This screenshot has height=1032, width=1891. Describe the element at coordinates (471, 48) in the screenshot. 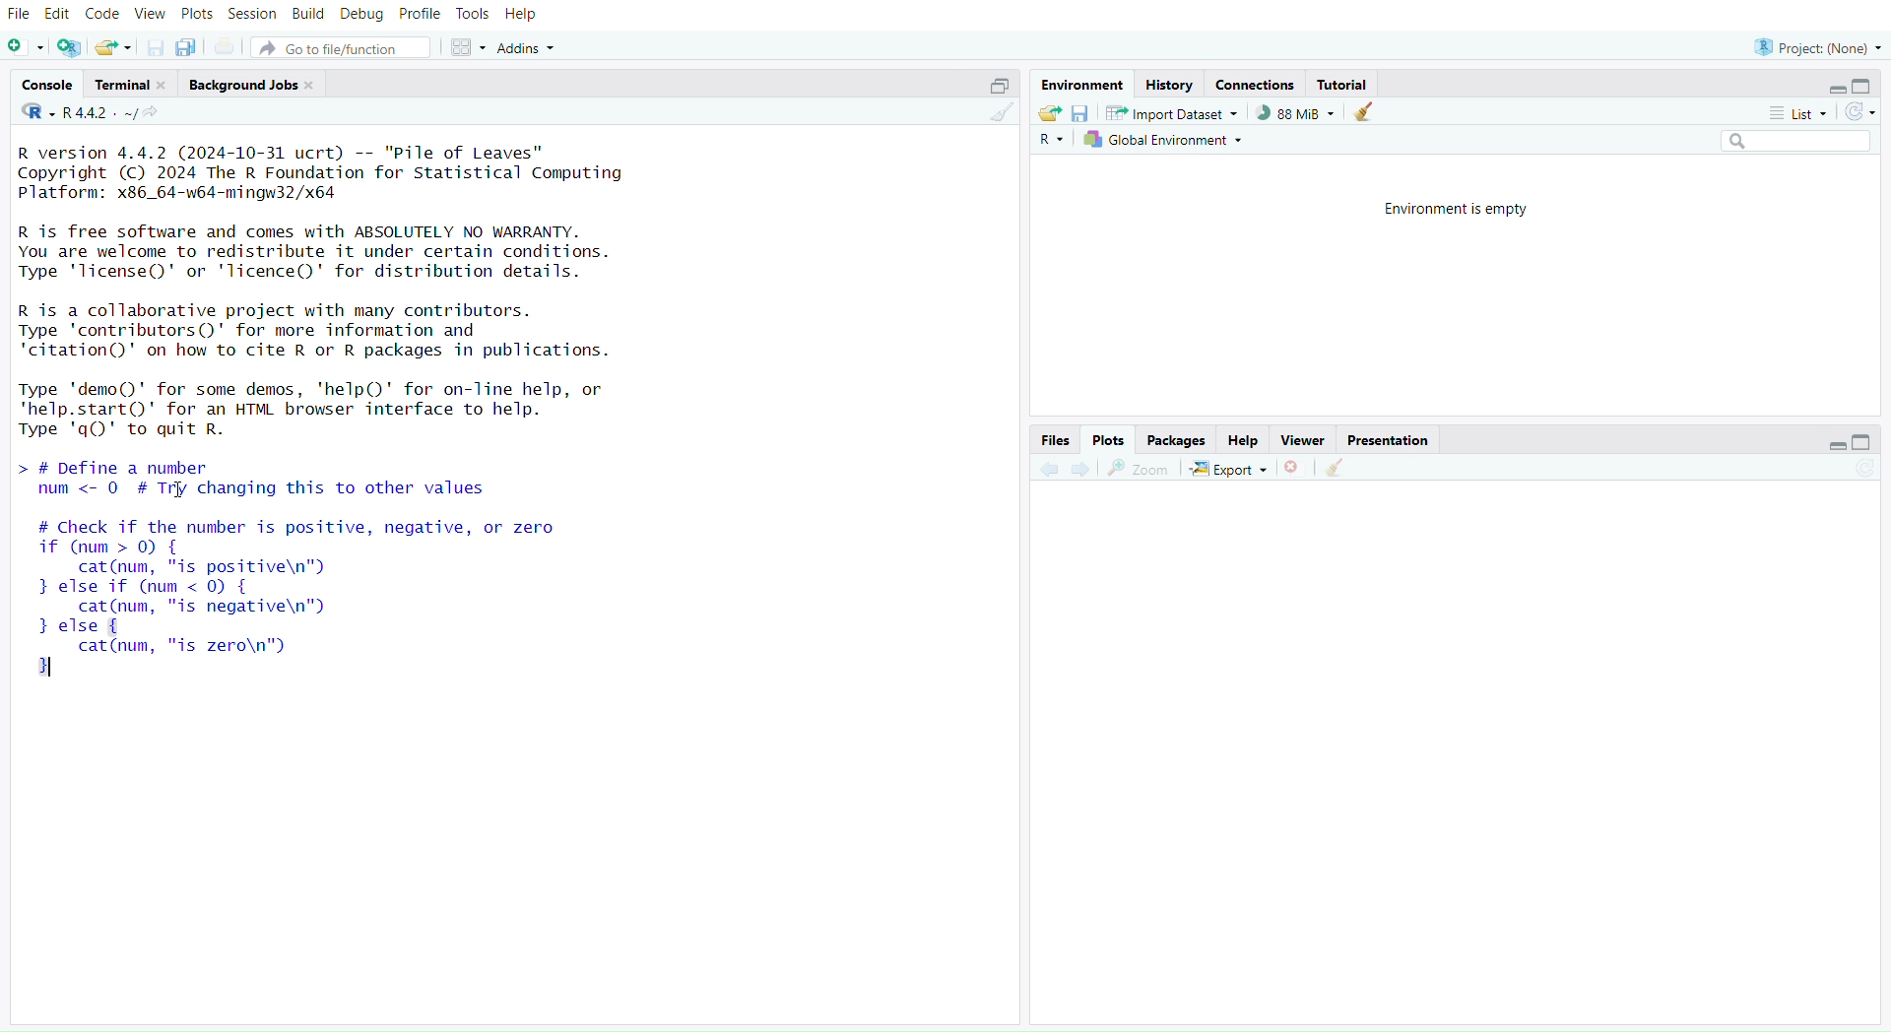

I see `workspace panes` at that location.